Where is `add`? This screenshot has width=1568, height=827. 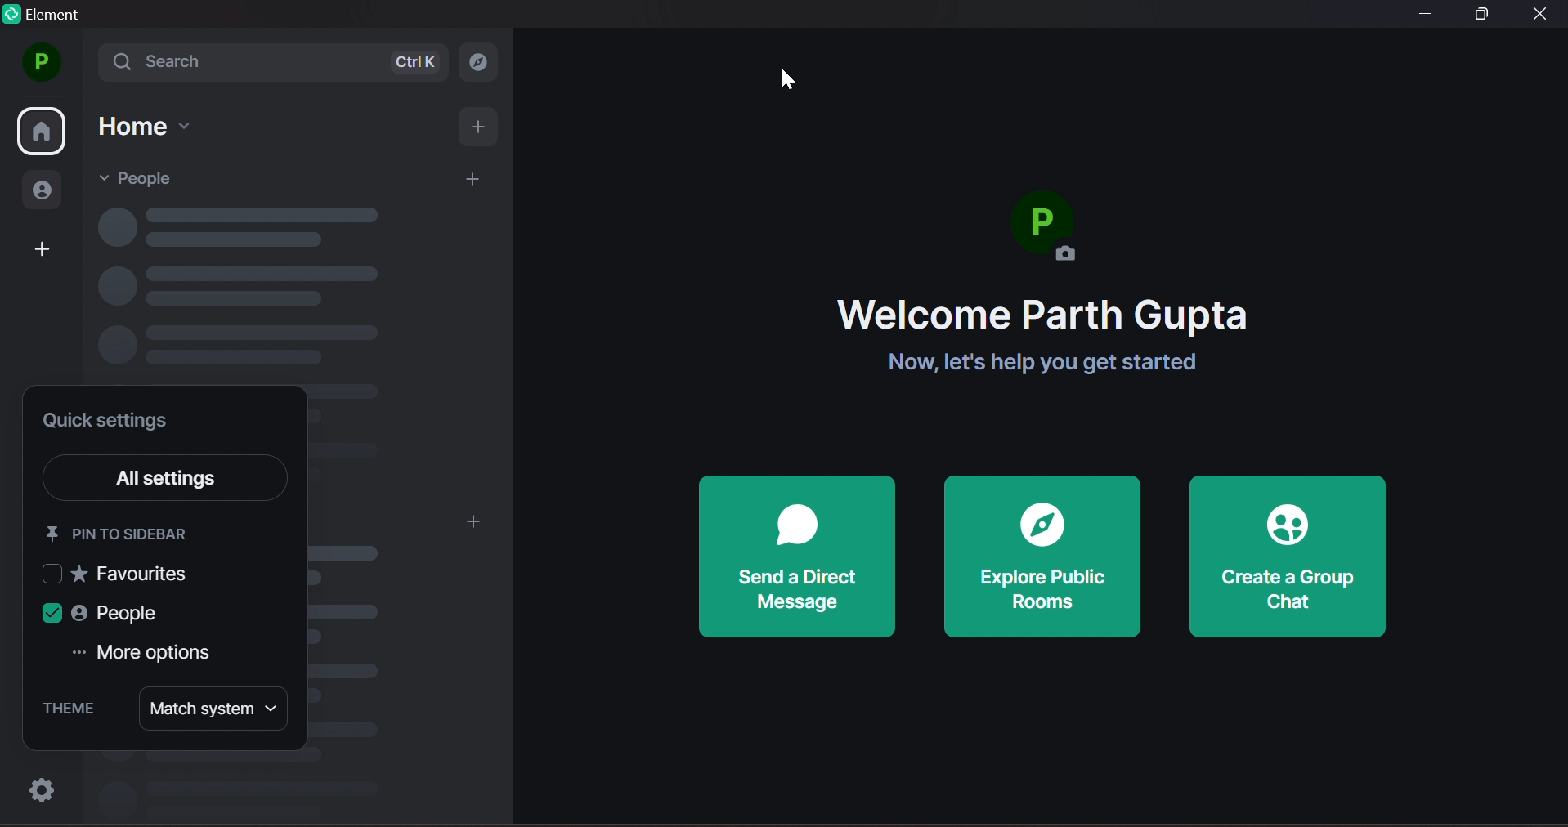 add is located at coordinates (42, 250).